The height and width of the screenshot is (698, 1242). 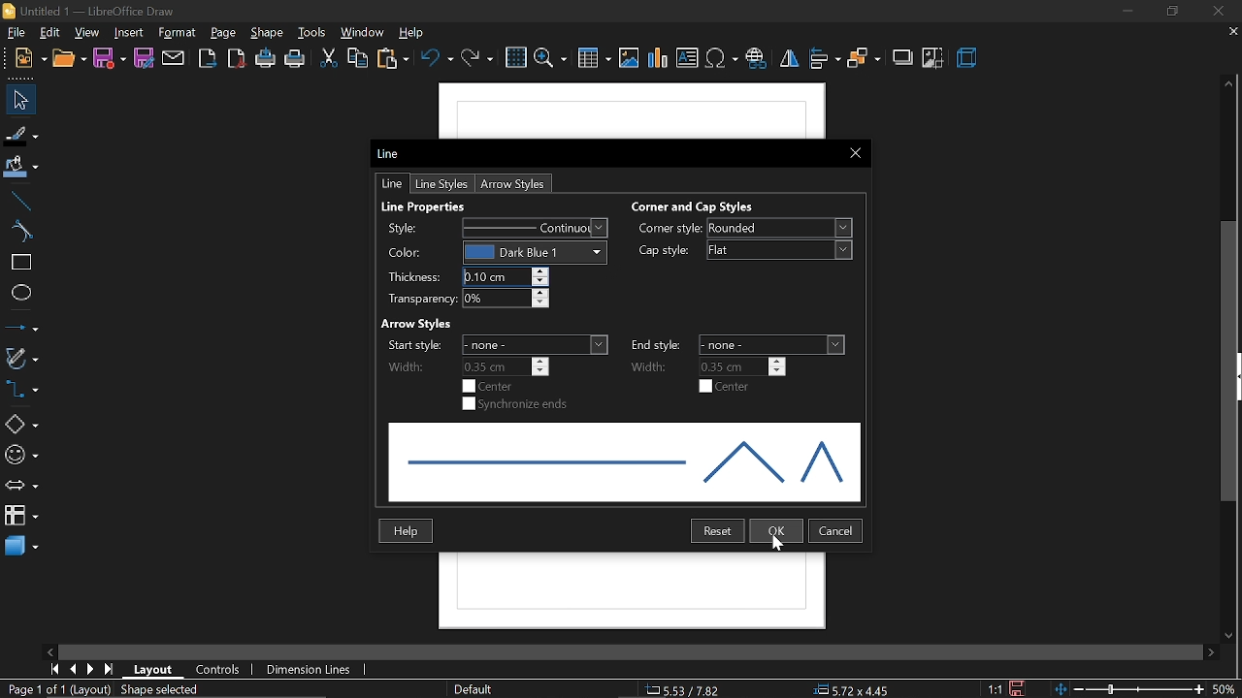 I want to click on Cursor, so click(x=778, y=545).